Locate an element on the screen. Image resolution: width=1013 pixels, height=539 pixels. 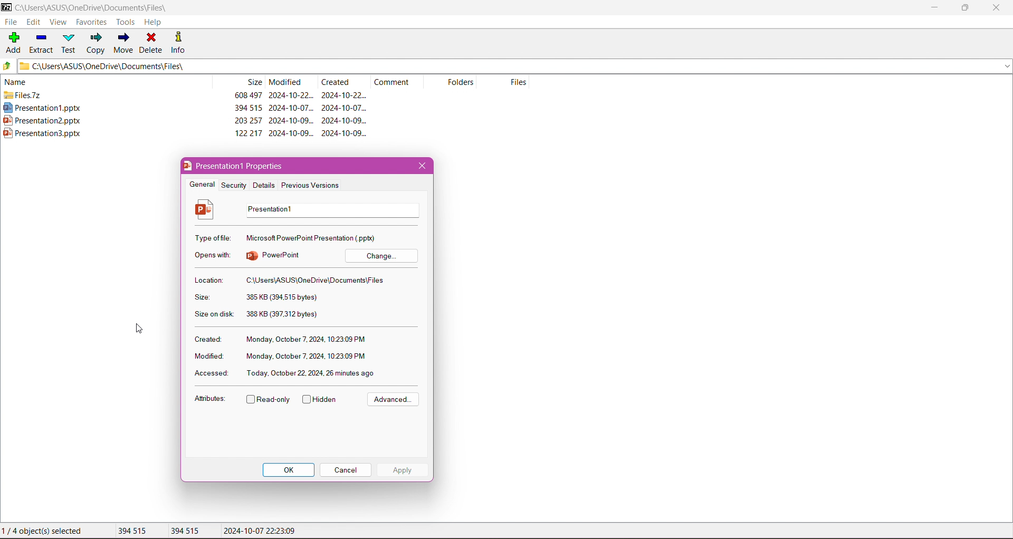
394 515 is located at coordinates (185, 531).